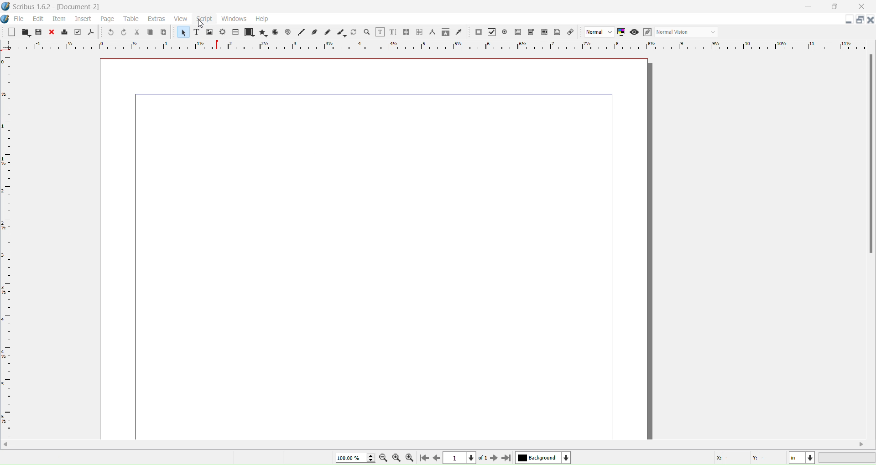  Describe the element at coordinates (808, 8) in the screenshot. I see `Minimize` at that location.